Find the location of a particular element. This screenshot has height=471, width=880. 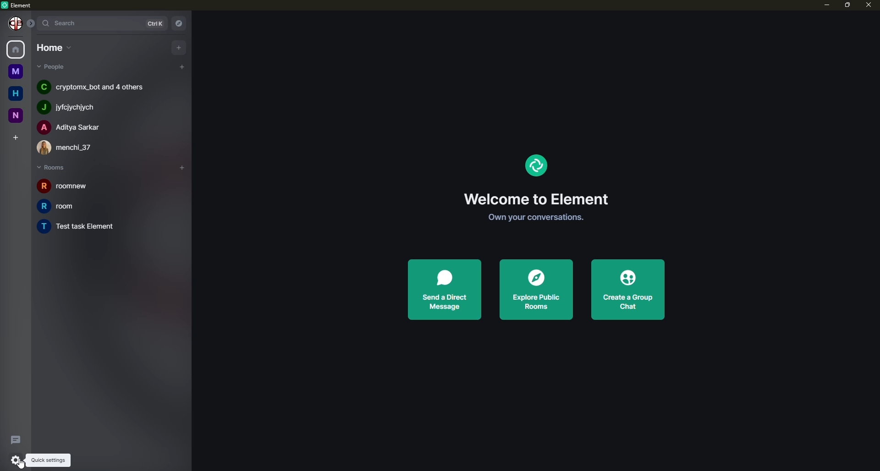

navigator is located at coordinates (181, 22).